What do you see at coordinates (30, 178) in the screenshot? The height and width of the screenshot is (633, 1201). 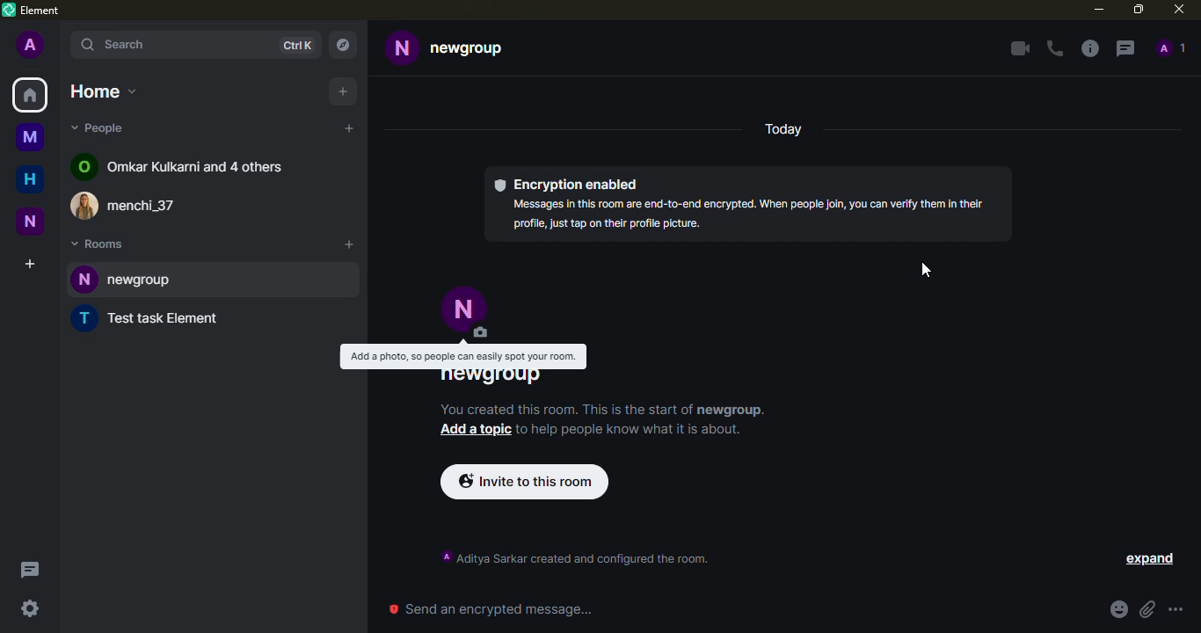 I see `home` at bounding box center [30, 178].